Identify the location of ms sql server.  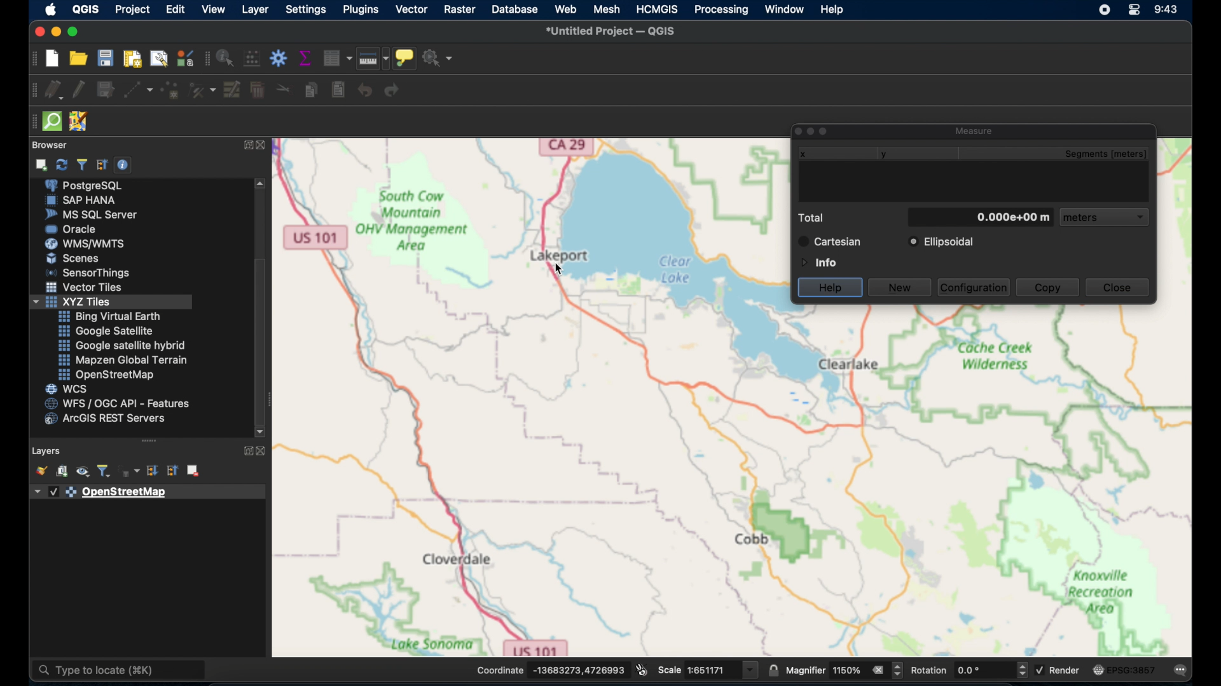
(91, 215).